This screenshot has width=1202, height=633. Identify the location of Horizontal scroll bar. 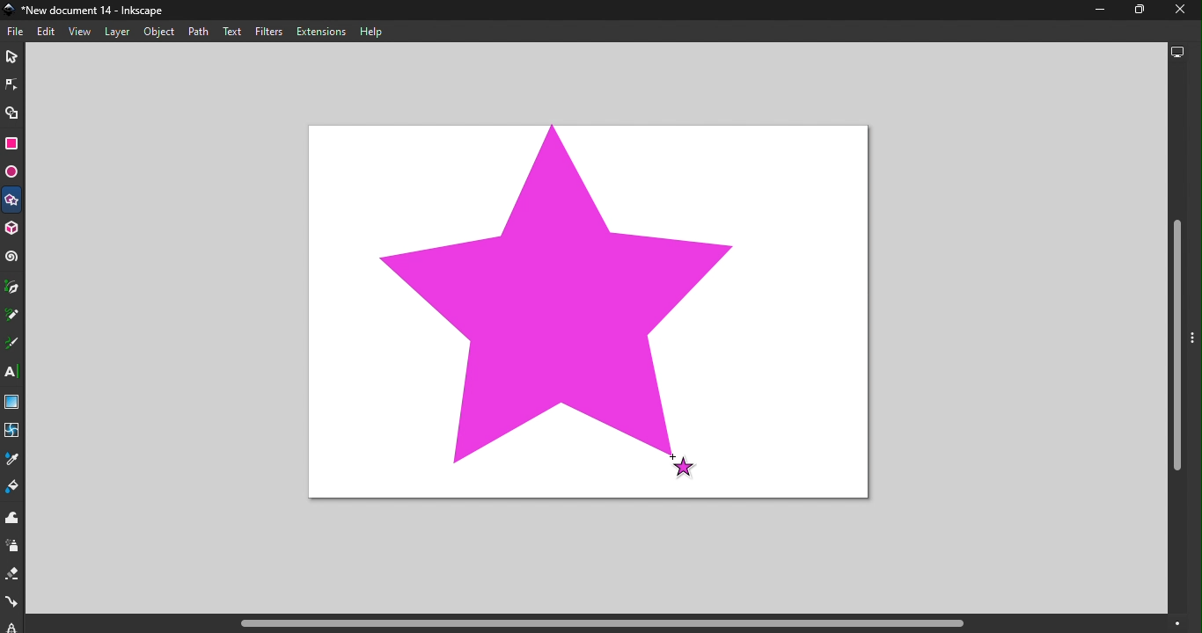
(620, 623).